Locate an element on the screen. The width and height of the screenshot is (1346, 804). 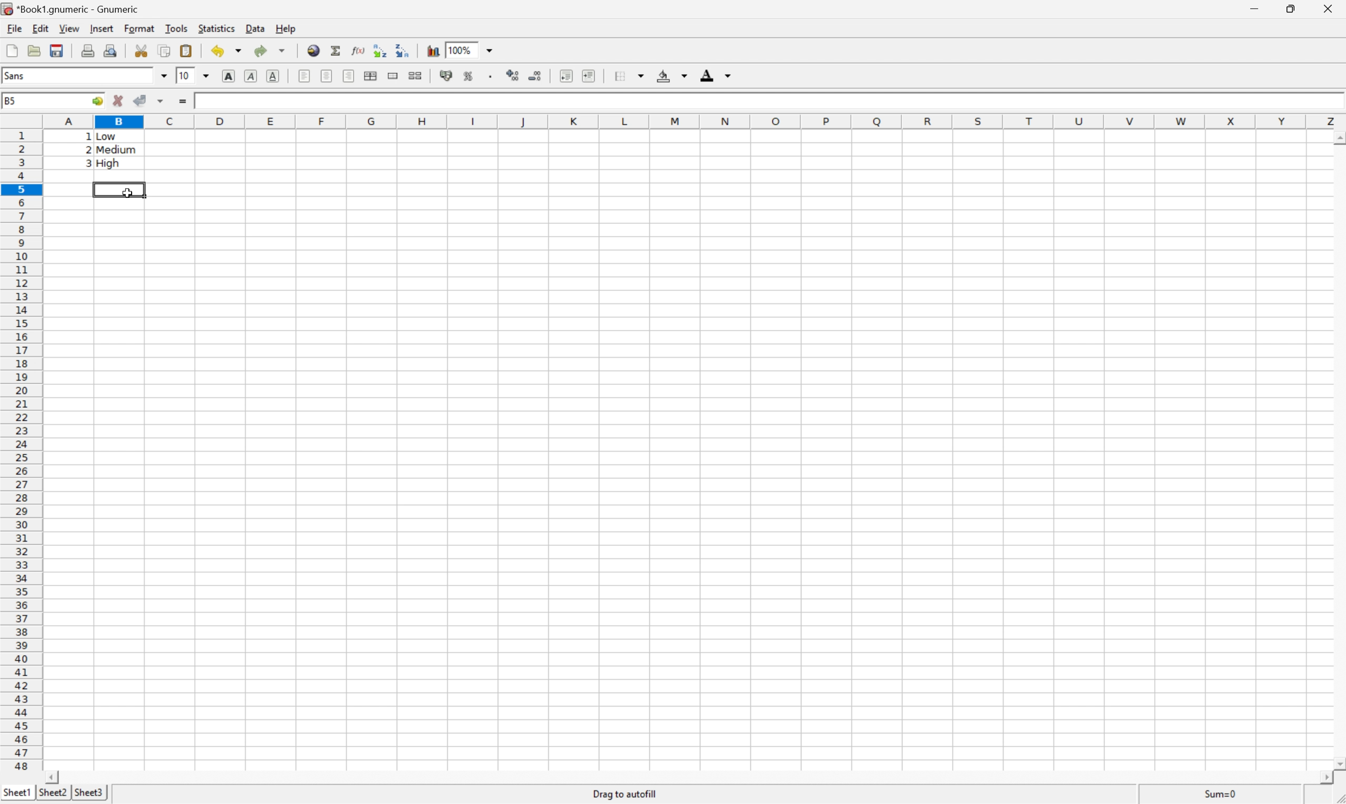
Split the ranges of merged cells is located at coordinates (415, 76).